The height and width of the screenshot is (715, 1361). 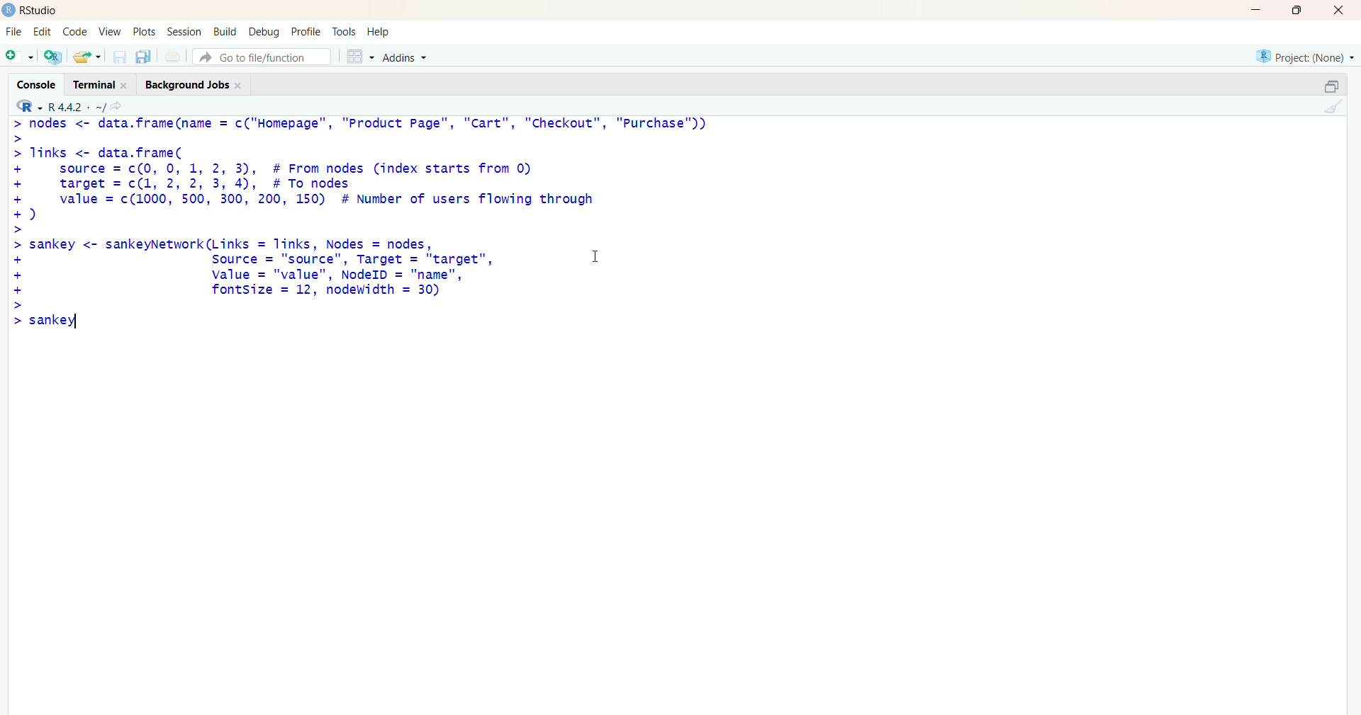 What do you see at coordinates (18, 57) in the screenshot?
I see `menu` at bounding box center [18, 57].